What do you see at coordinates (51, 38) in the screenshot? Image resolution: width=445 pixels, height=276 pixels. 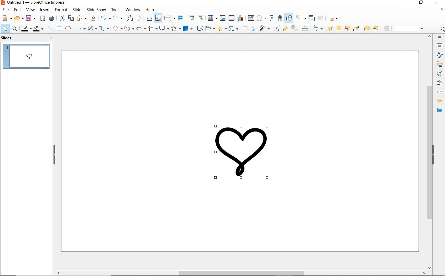 I see `CLOSE` at bounding box center [51, 38].